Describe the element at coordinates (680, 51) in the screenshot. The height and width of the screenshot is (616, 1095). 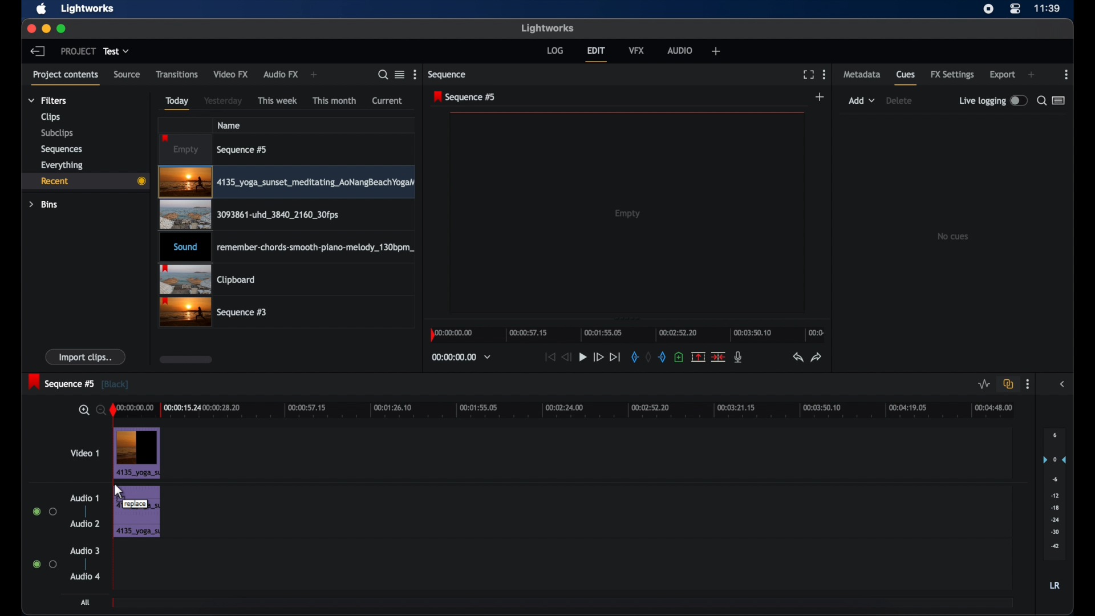
I see `audio` at that location.